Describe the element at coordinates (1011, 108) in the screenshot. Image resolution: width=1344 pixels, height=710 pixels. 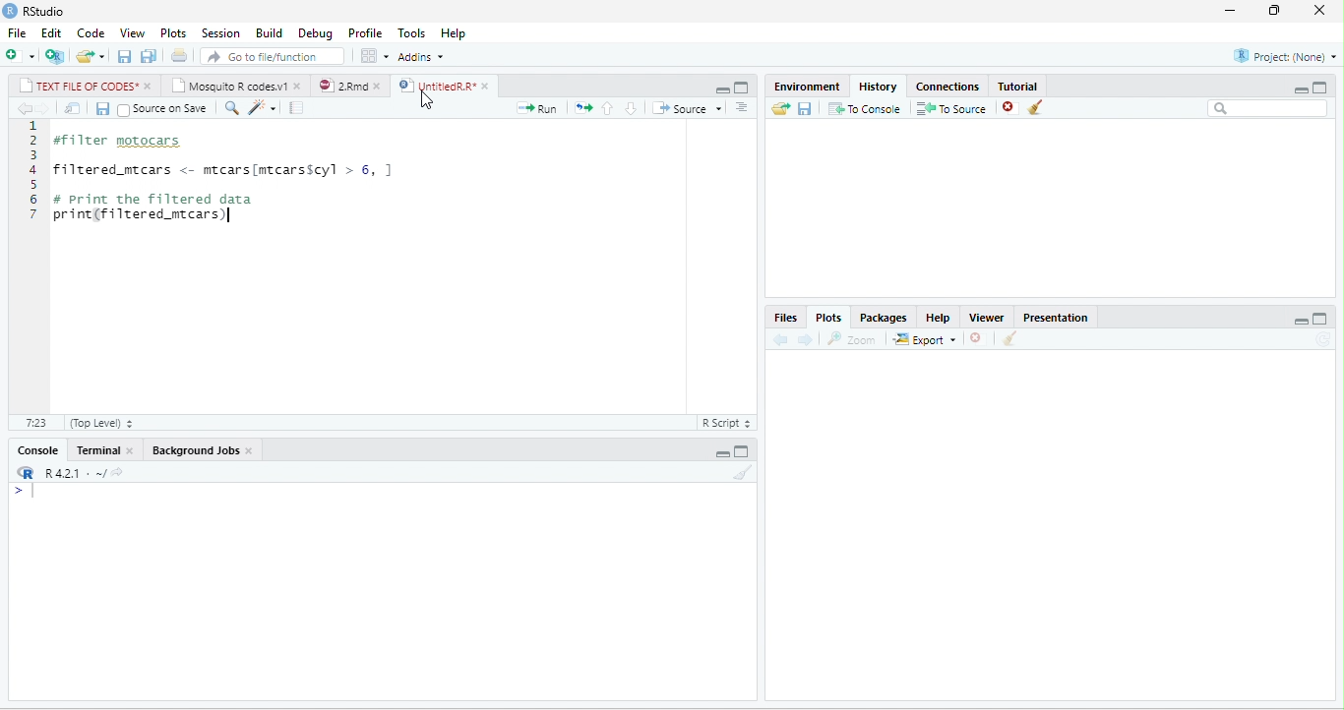
I see `close file` at that location.